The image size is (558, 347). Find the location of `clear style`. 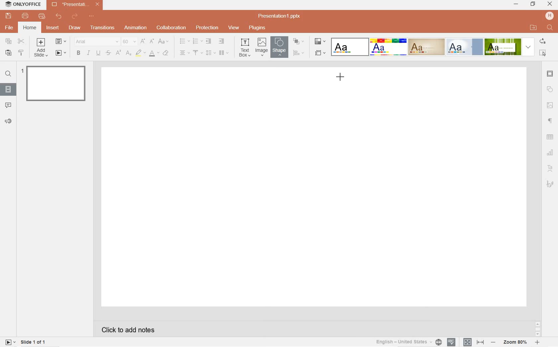

clear style is located at coordinates (167, 53).